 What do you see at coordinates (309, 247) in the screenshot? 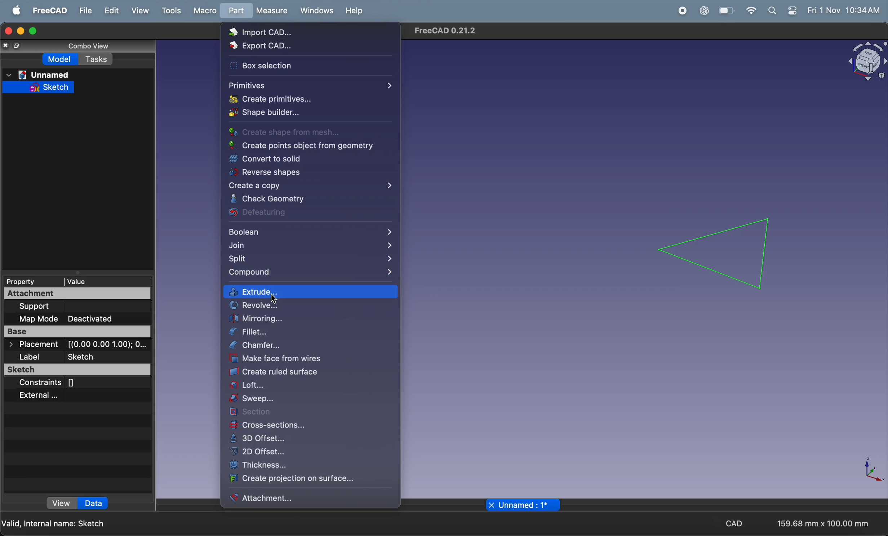
I see `join` at bounding box center [309, 247].